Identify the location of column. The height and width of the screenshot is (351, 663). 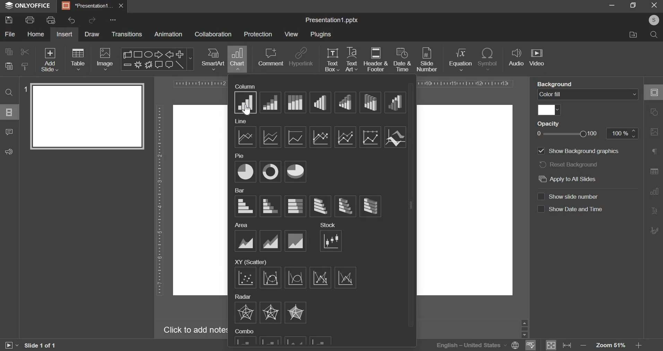
(246, 86).